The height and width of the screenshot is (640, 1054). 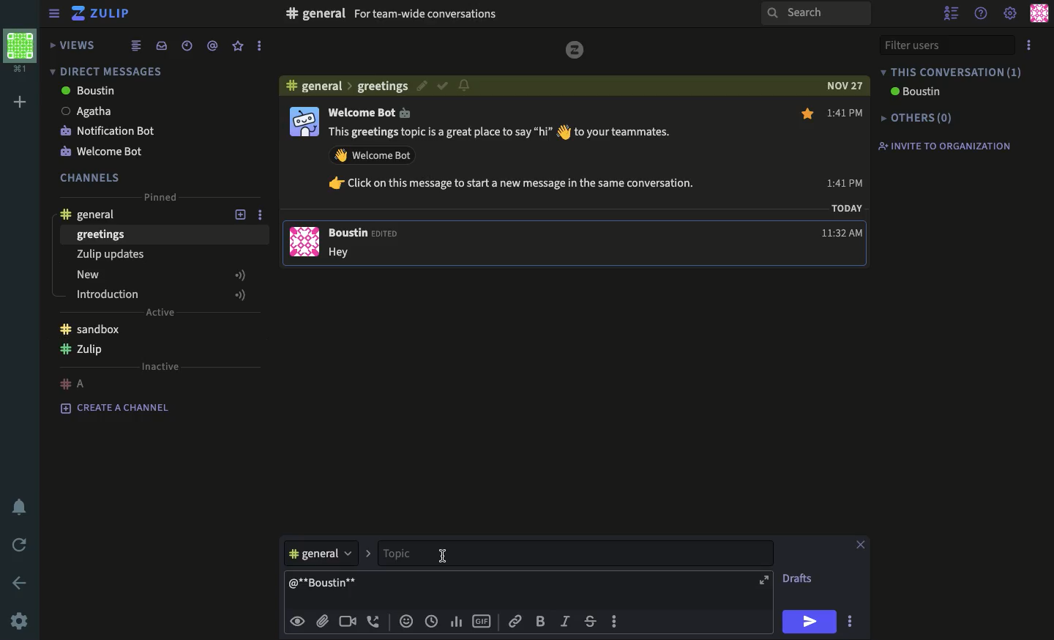 I want to click on cursor, so click(x=446, y=557).